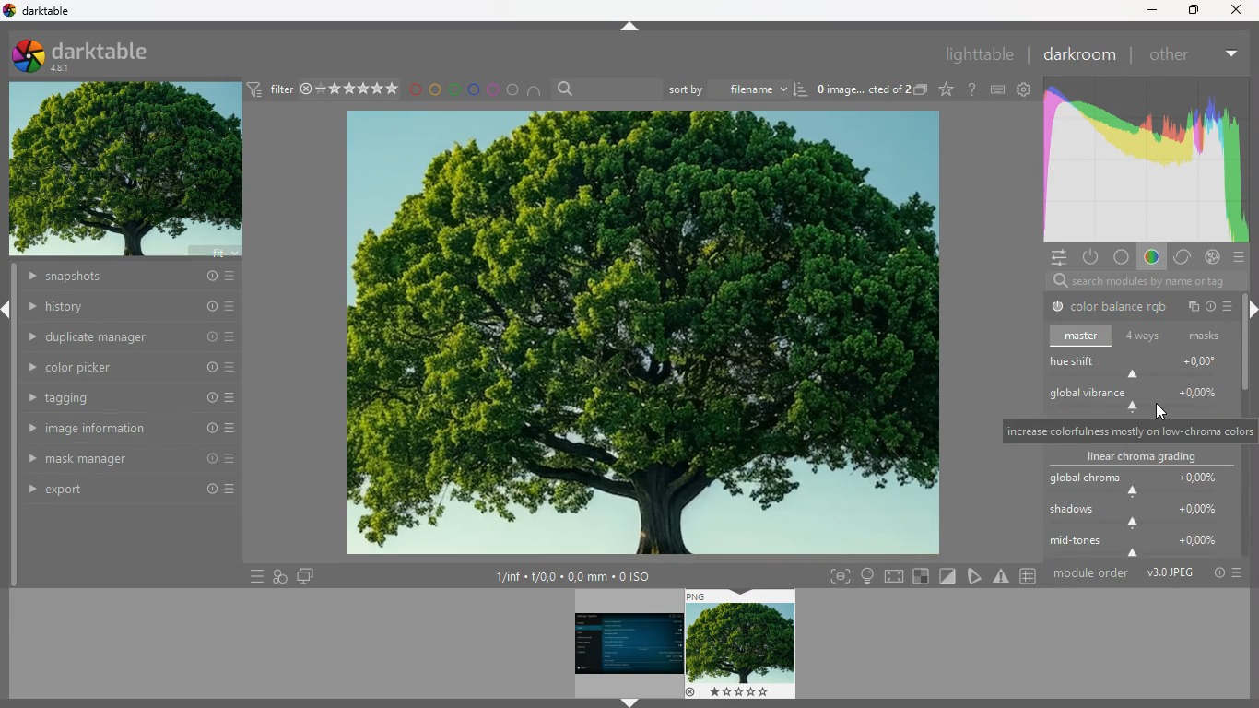 This screenshot has height=708, width=1259. I want to click on menu, so click(253, 576).